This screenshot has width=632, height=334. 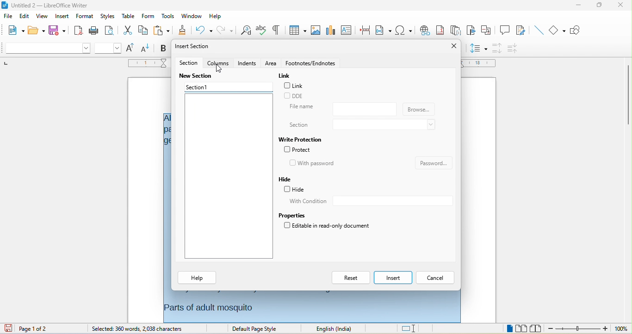 I want to click on decrease size, so click(x=146, y=48).